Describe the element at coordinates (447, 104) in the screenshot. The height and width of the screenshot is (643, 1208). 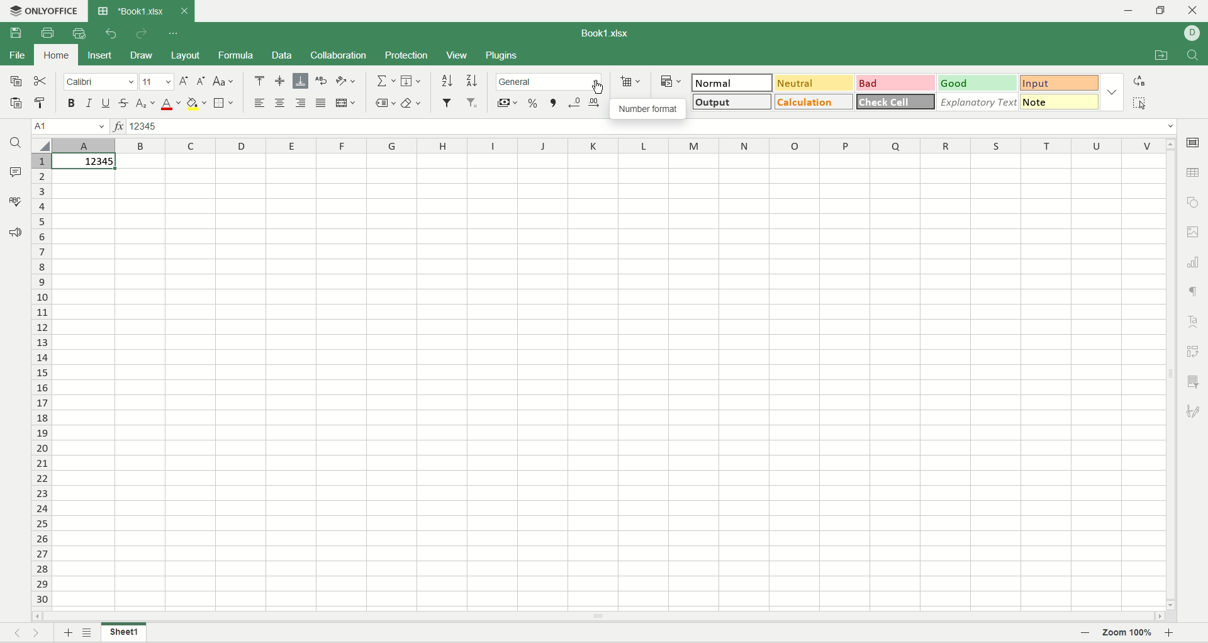
I see `filter` at that location.